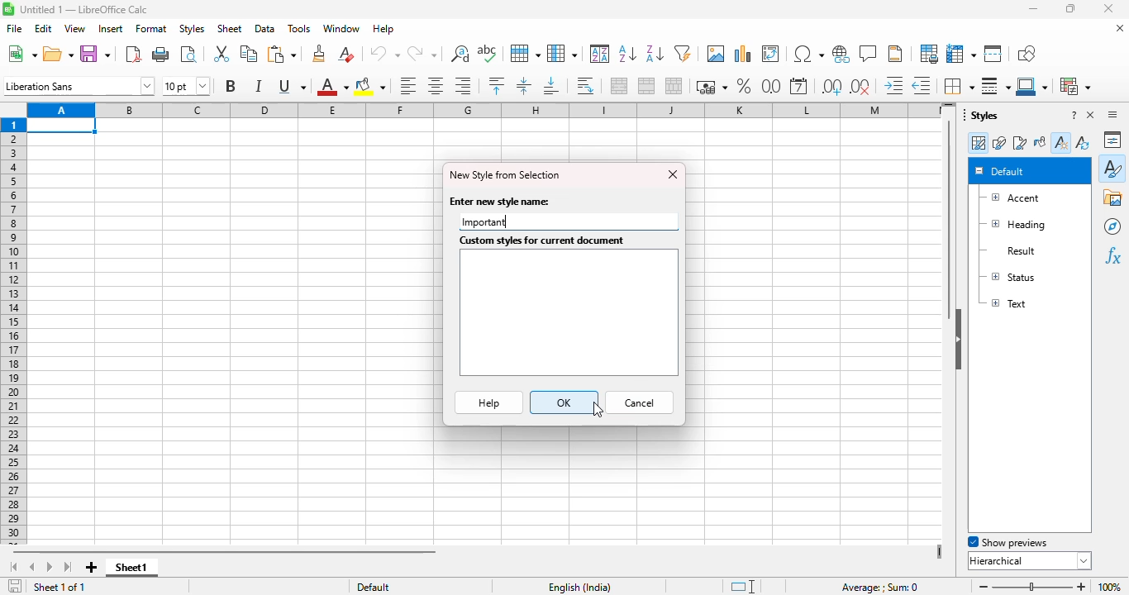 Image resolution: width=1129 pixels, height=595 pixels. Describe the element at coordinates (655, 54) in the screenshot. I see `sort descending` at that location.